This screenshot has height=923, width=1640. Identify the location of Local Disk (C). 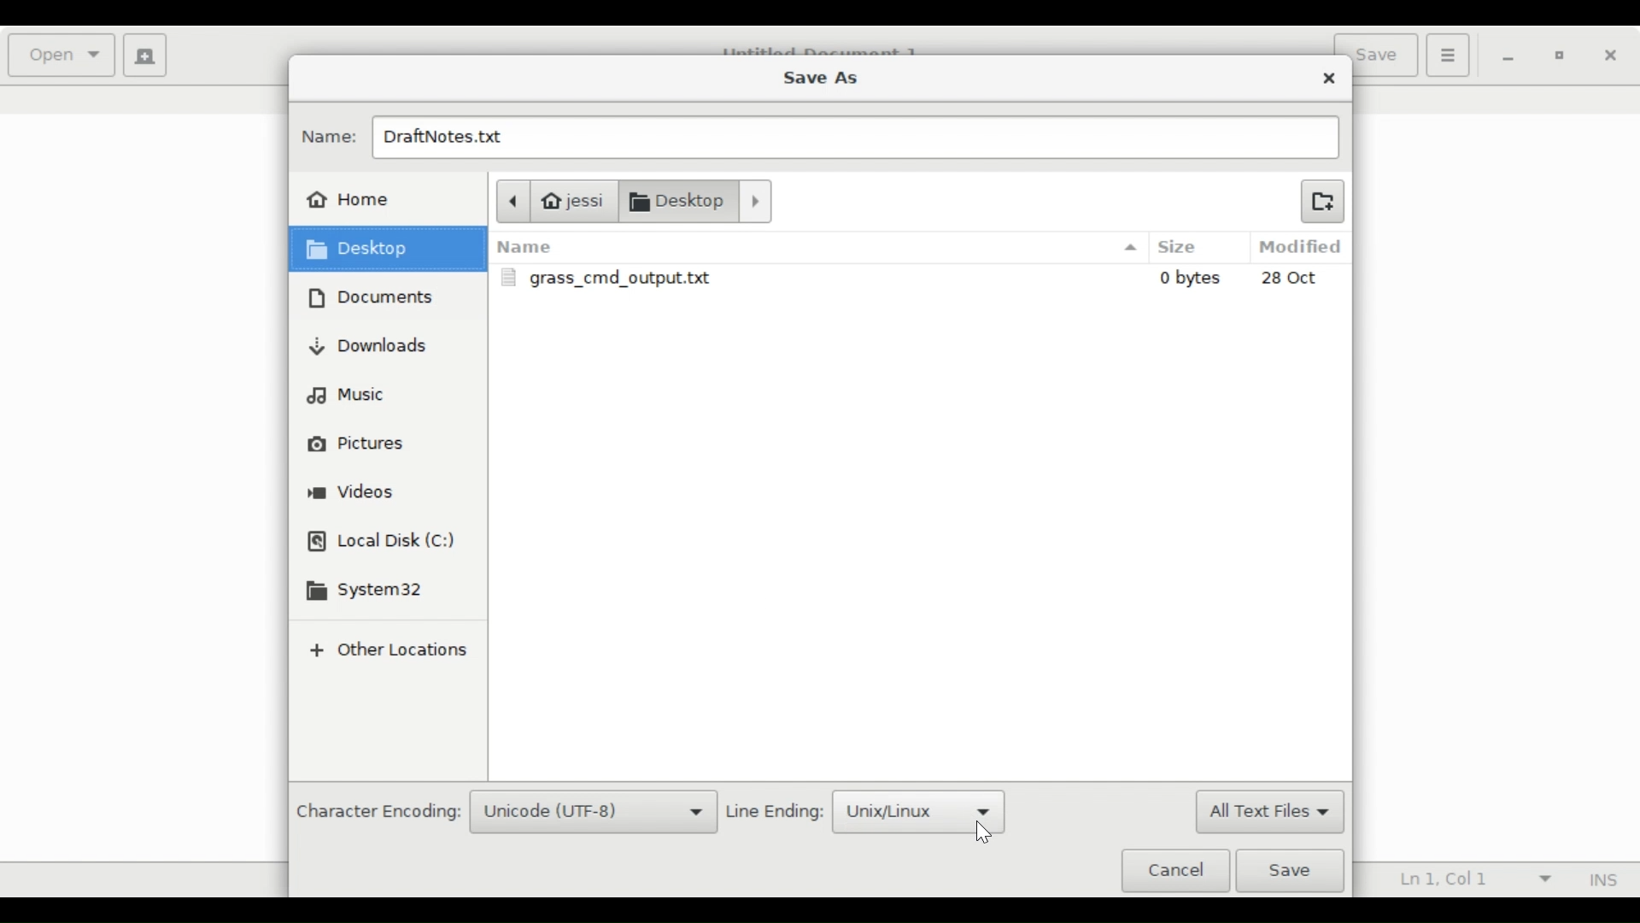
(384, 543).